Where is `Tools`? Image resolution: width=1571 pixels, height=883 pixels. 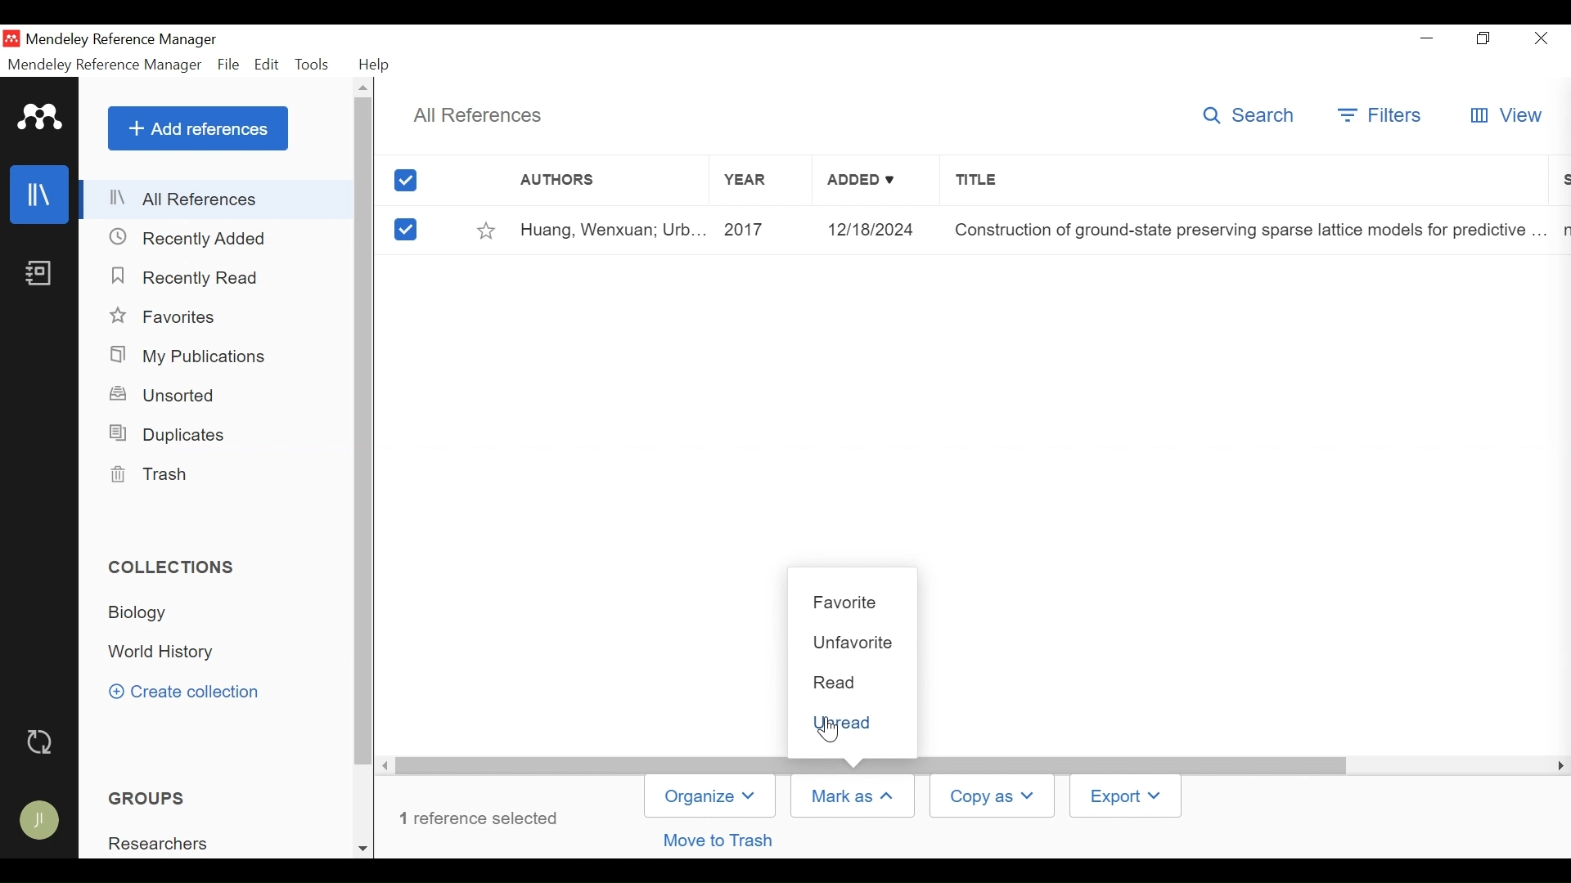
Tools is located at coordinates (313, 65).